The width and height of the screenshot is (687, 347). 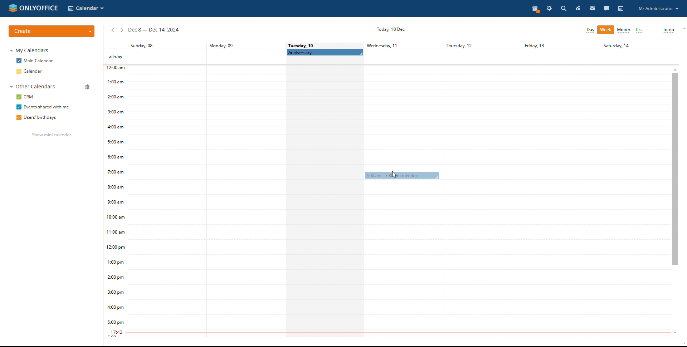 I want to click on events shared with me, so click(x=43, y=107).